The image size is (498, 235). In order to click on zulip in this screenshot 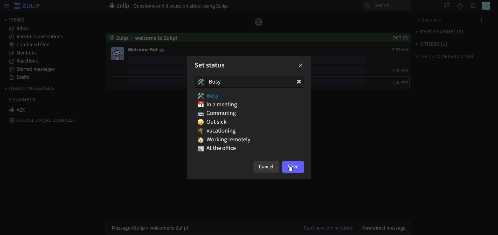, I will do `click(27, 6)`.